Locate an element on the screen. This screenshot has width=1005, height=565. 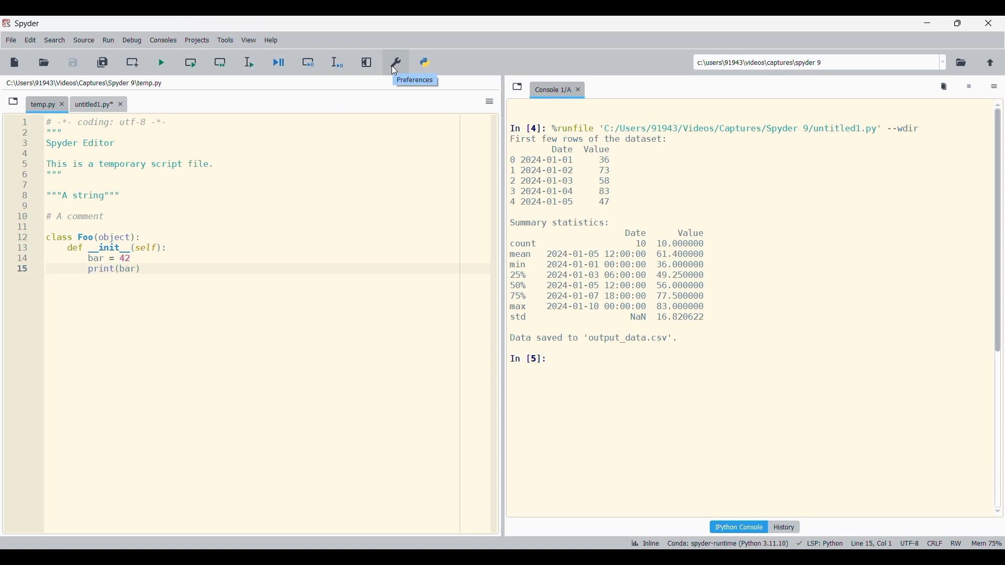
Debug file  is located at coordinates (280, 62).